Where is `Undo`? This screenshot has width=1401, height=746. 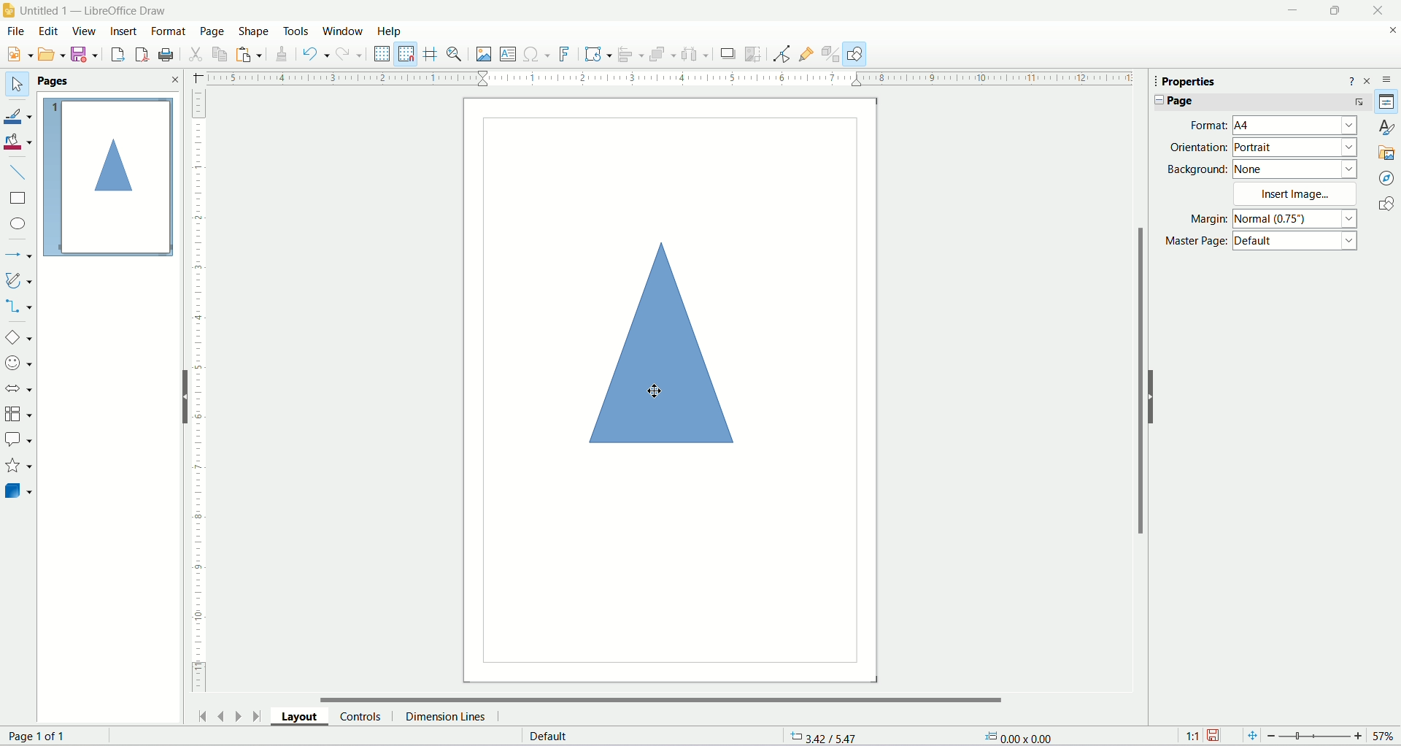 Undo is located at coordinates (316, 53).